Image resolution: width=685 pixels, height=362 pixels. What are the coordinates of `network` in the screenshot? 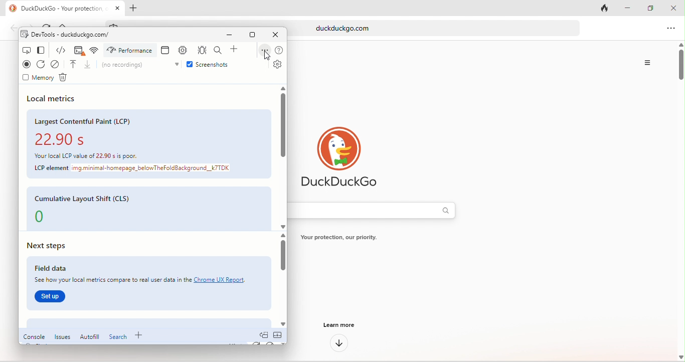 It's located at (97, 49).